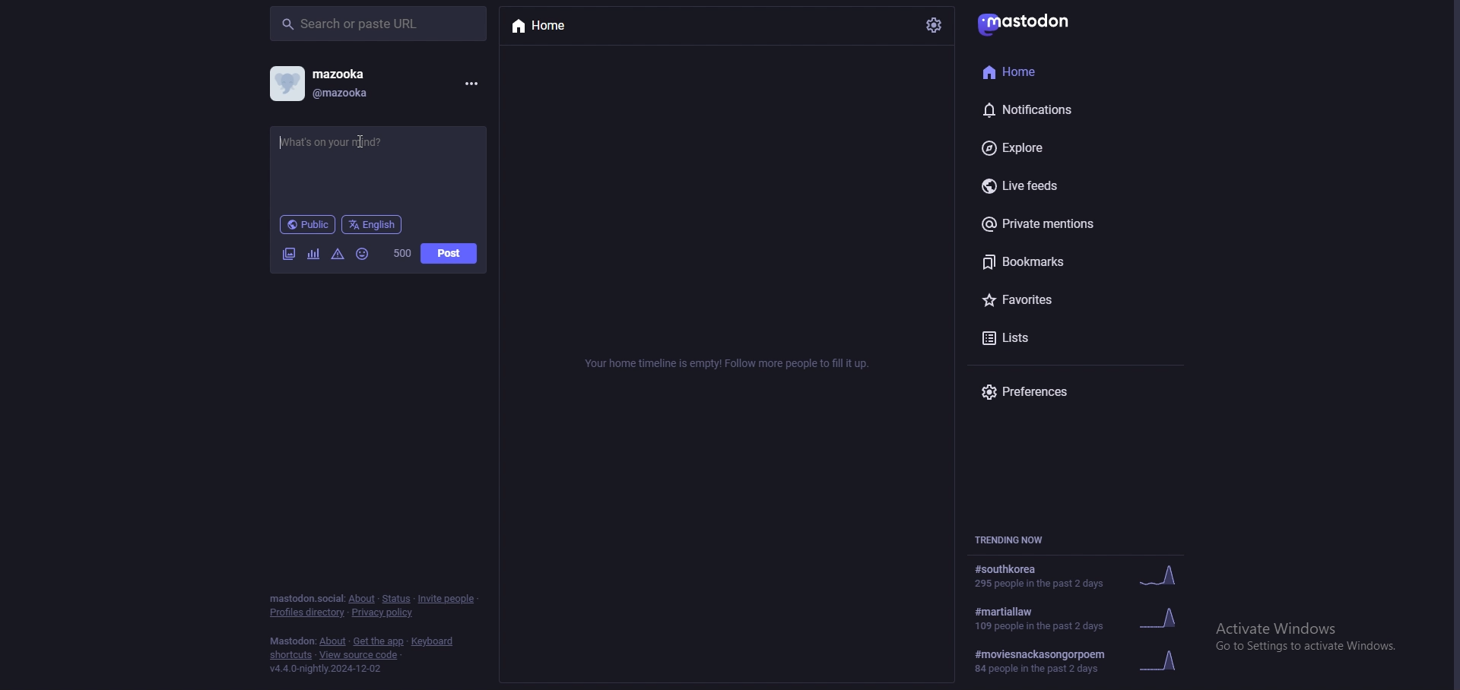 The height and width of the screenshot is (690, 1460). Describe the element at coordinates (401, 253) in the screenshot. I see `word limit` at that location.